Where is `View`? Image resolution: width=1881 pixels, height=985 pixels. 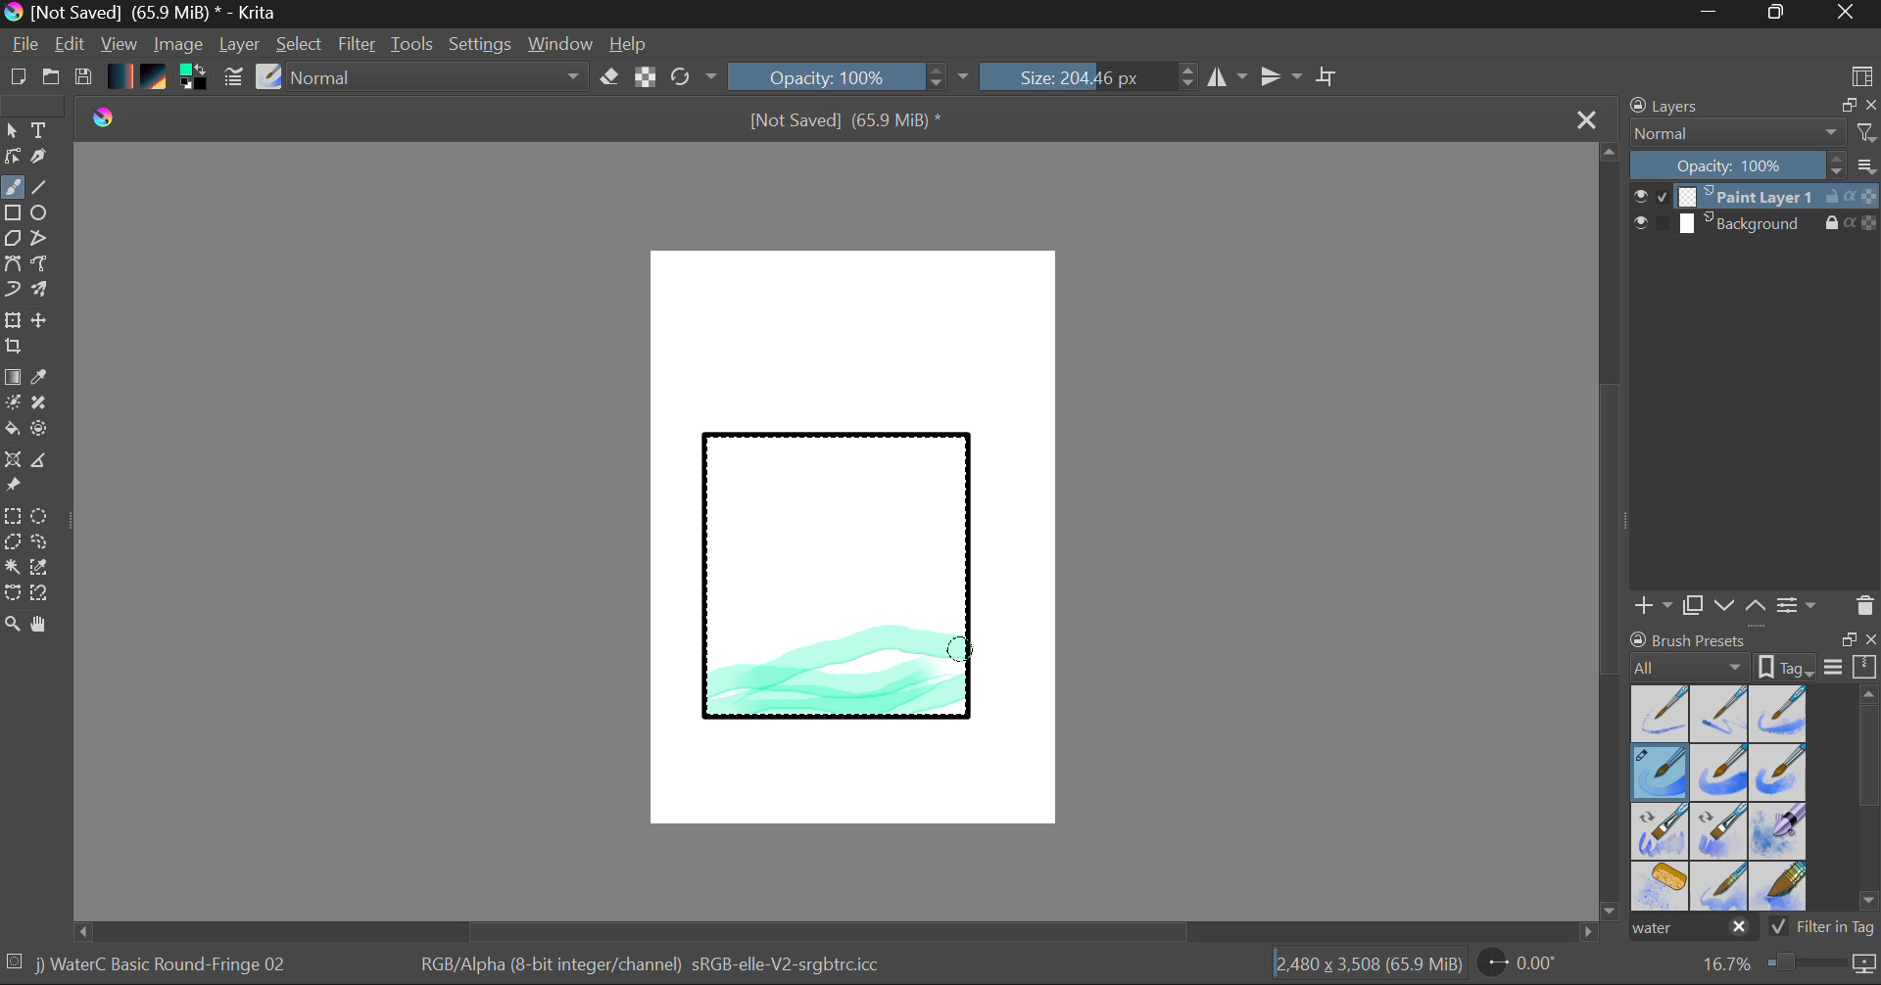 View is located at coordinates (120, 44).